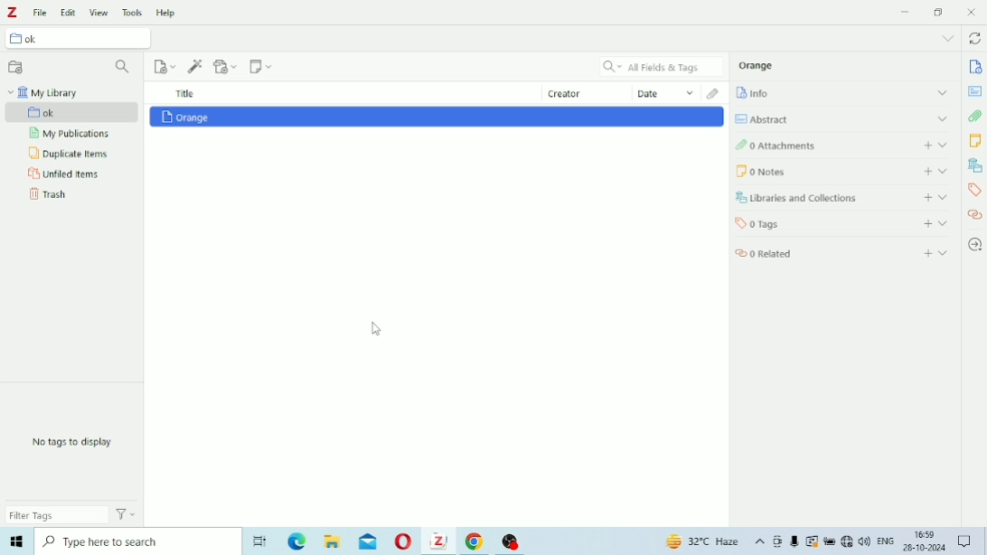 The height and width of the screenshot is (555, 987). I want to click on Help, so click(168, 13).